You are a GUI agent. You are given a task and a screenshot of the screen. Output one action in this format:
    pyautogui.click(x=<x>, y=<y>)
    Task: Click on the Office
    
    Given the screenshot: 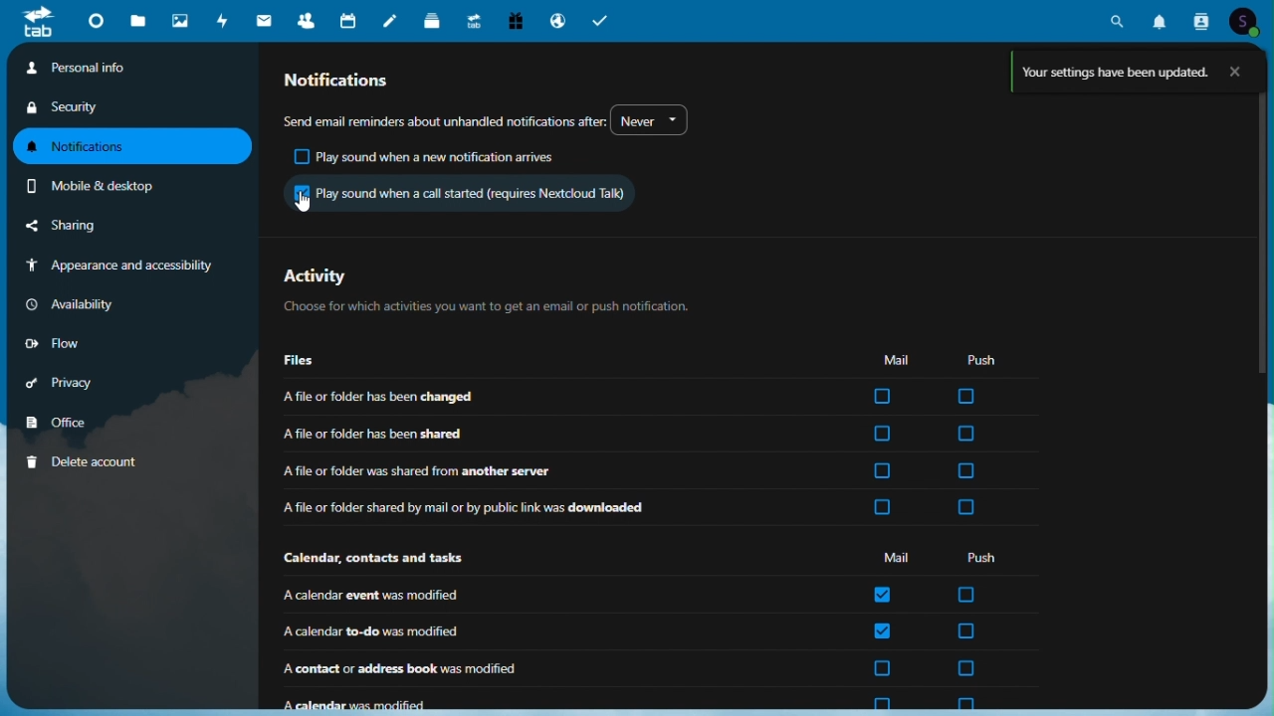 What is the action you would take?
    pyautogui.click(x=64, y=420)
    